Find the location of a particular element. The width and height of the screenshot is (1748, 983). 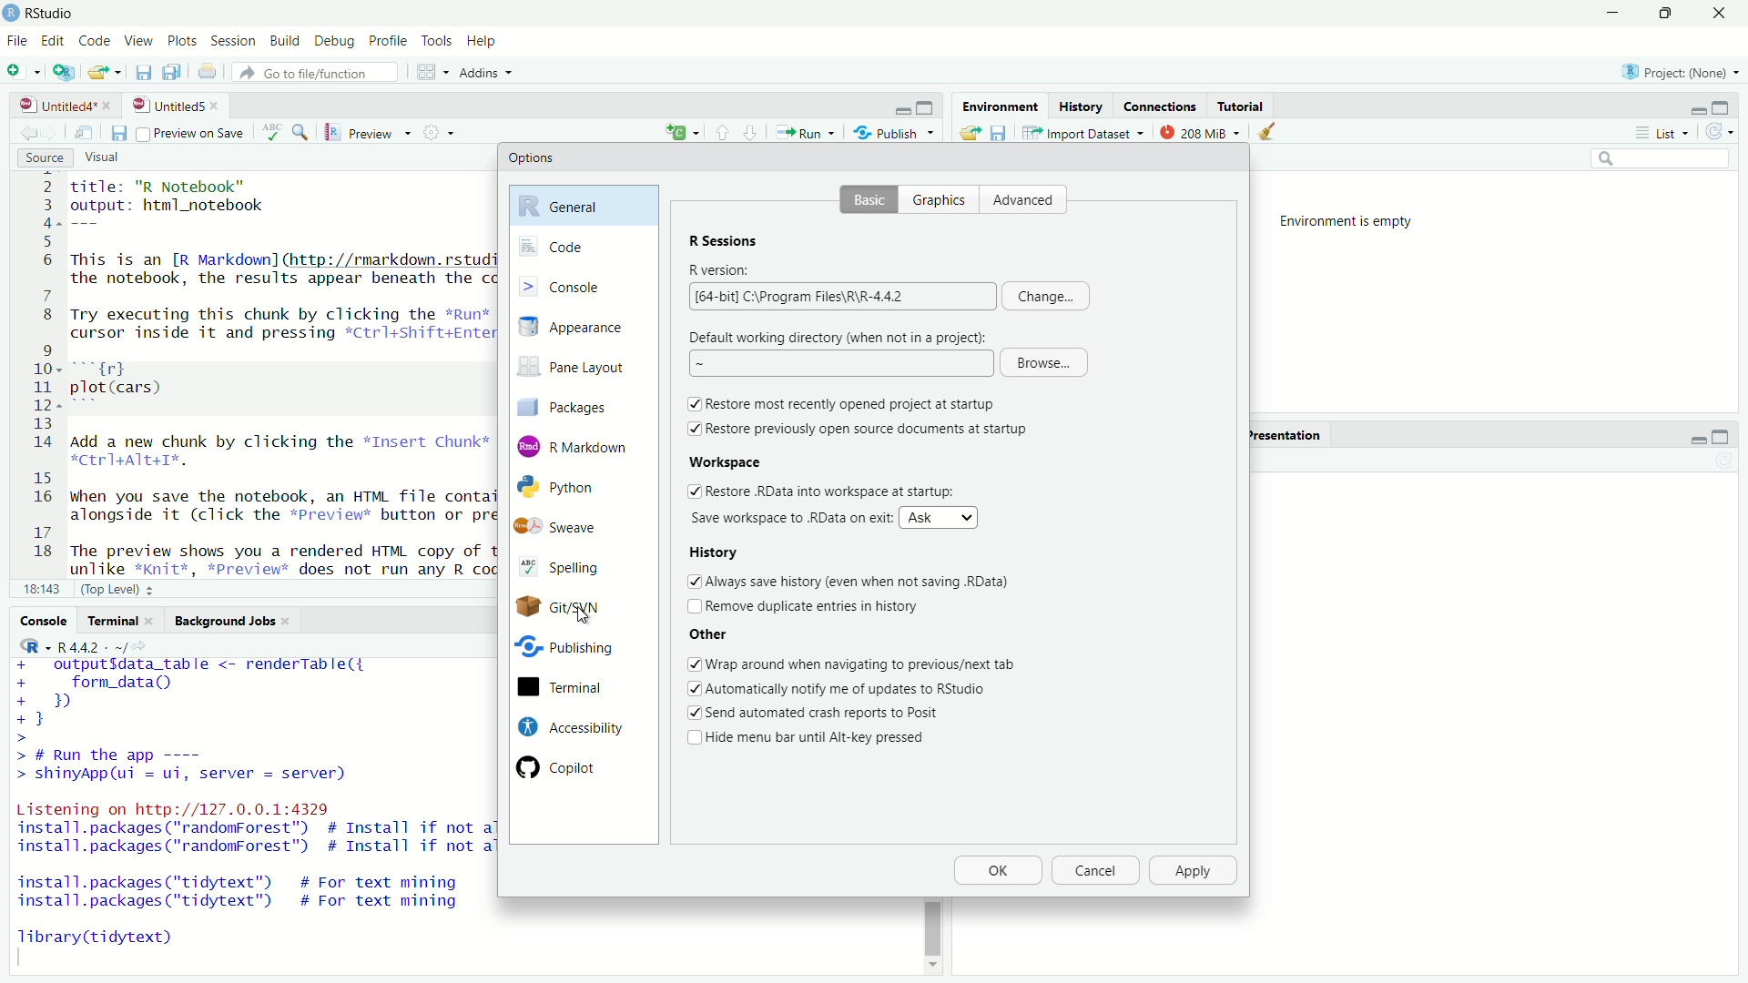

+ outputfdata_table <- renderTable({+ form_data()+B+}>> # Run the app ----> shinyApp(ui = ui, server = server)Listening on http://127.0.0.1:4329install.packages ("randomForest") # Install if not already installedinstall.packages ("randomForest") # Install if not already installedinstall.packages ("tidytext") # For text mininginstall.packages ("tidytext") # For text miningTibrary(tidytext) is located at coordinates (250, 812).